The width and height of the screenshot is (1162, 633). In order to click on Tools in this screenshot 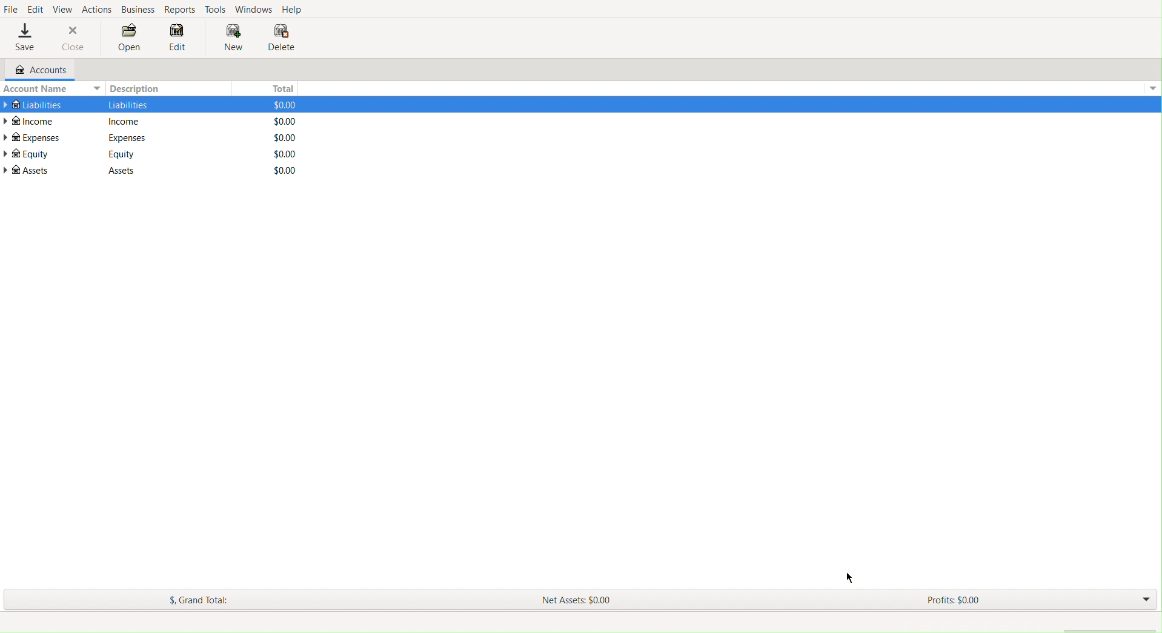, I will do `click(216, 8)`.